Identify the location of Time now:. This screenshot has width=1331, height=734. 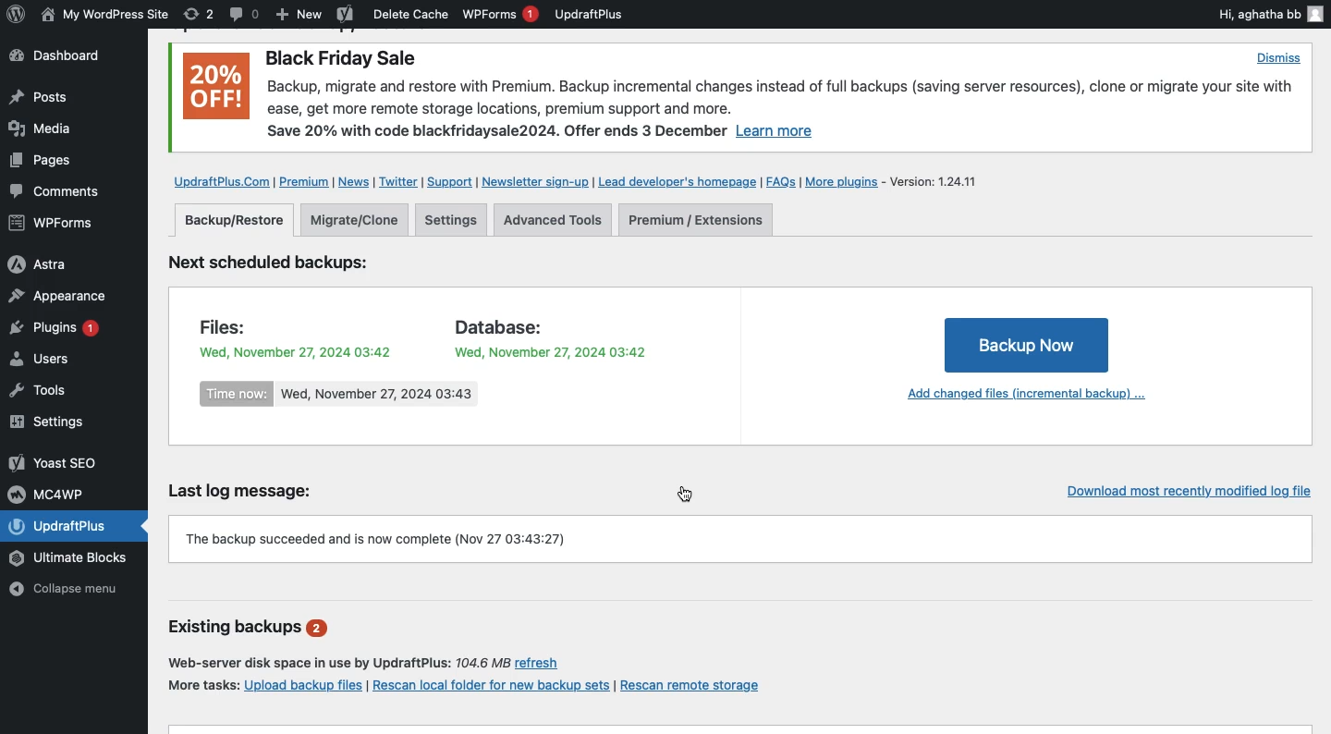
(238, 394).